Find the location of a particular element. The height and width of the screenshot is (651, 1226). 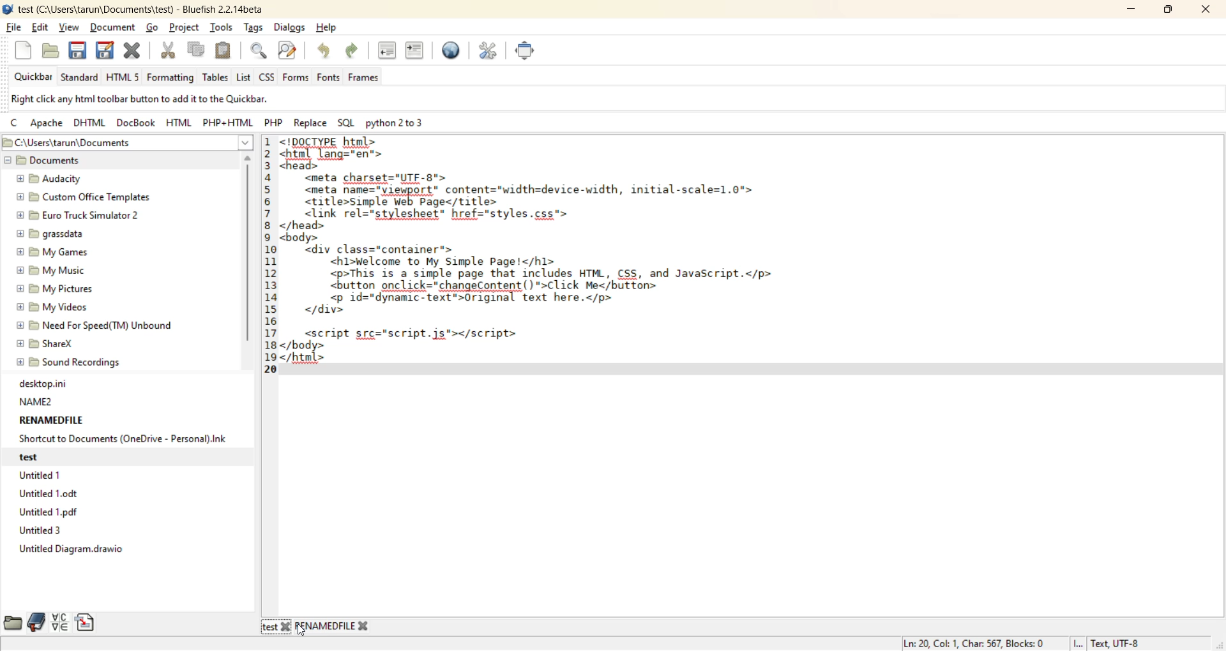

docbook is located at coordinates (134, 125).